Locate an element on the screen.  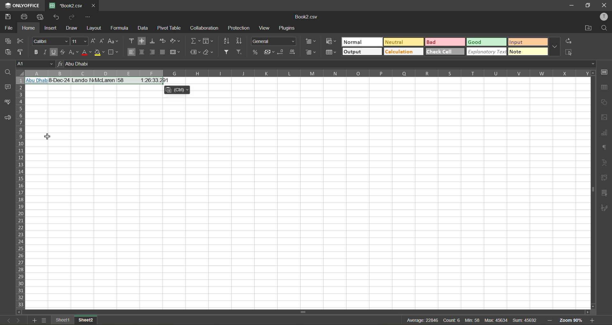
insert cells  is located at coordinates (311, 41).